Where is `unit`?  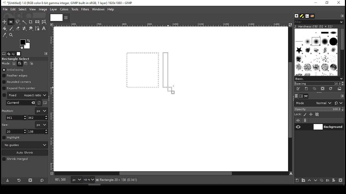 unit is located at coordinates (42, 111).